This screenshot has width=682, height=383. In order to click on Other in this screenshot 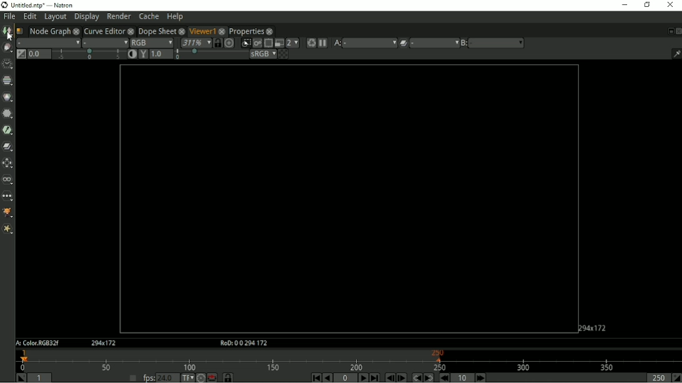, I will do `click(7, 196)`.